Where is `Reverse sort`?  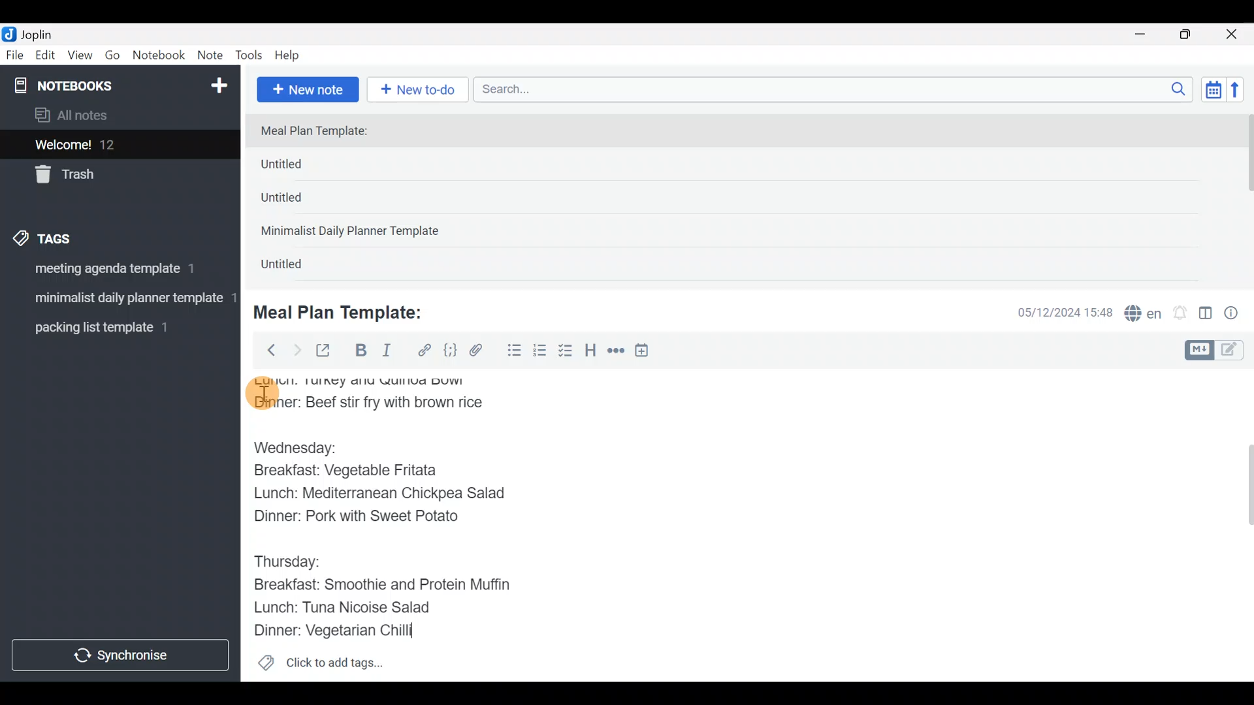
Reverse sort is located at coordinates (1242, 93).